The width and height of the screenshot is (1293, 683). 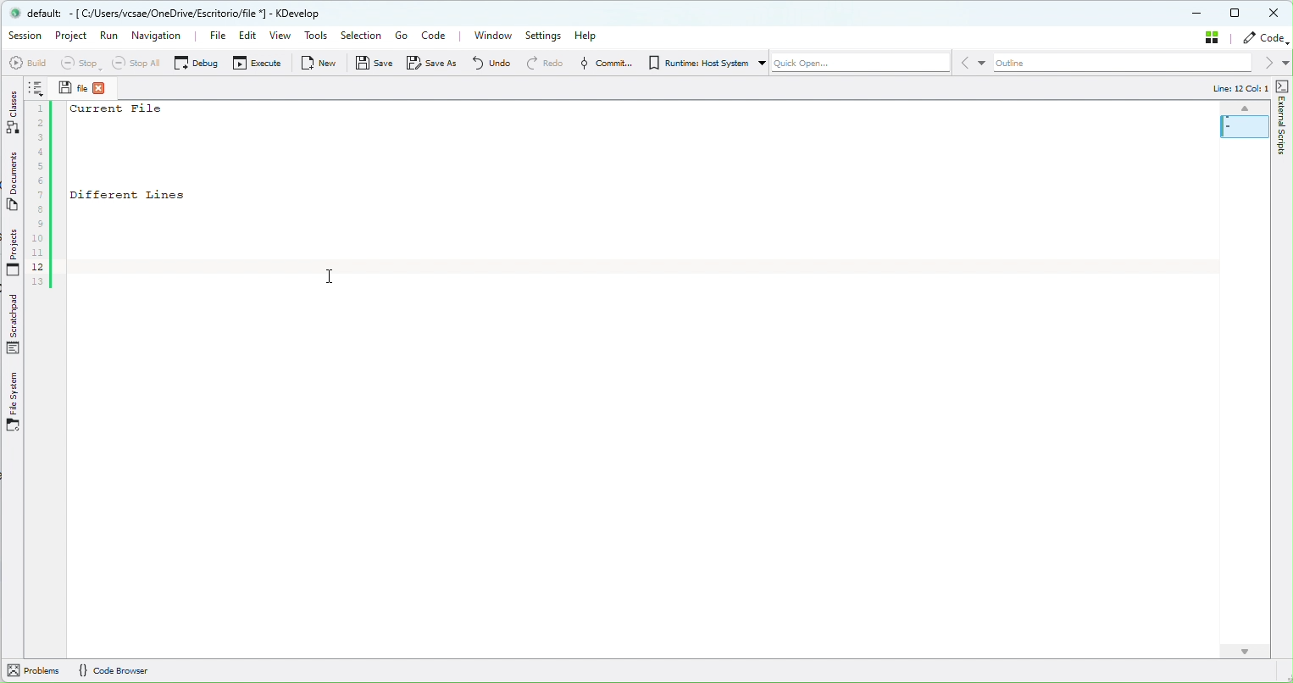 I want to click on Stop, so click(x=79, y=62).